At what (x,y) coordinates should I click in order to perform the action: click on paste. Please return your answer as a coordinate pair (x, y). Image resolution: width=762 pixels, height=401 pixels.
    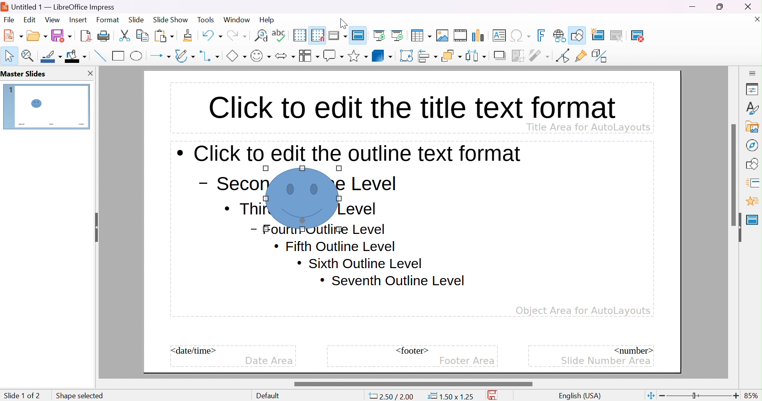
    Looking at the image, I should click on (164, 35).